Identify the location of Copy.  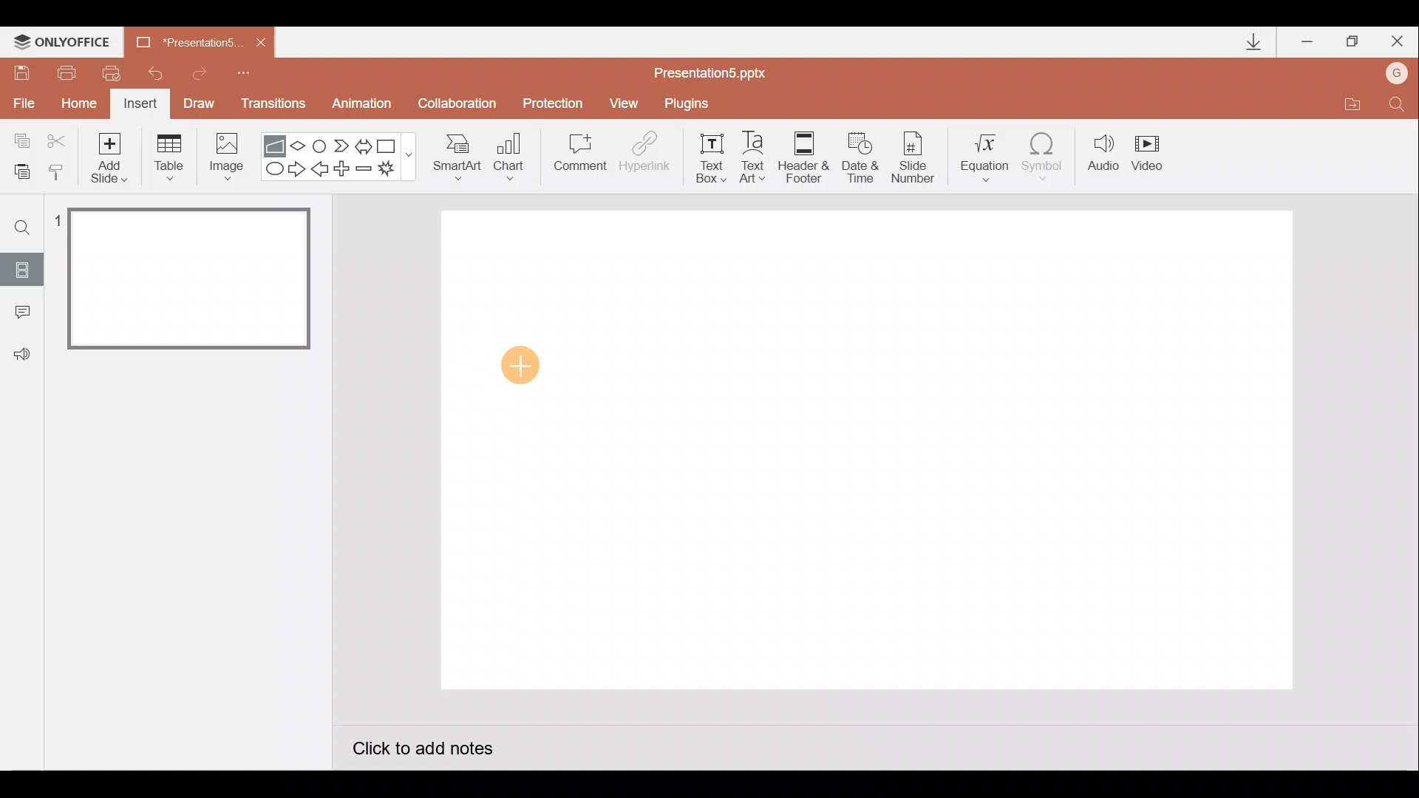
(19, 138).